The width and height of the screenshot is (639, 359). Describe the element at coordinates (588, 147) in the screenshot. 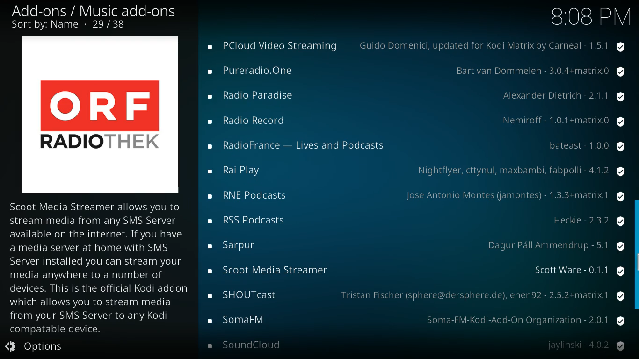

I see `provider` at that location.